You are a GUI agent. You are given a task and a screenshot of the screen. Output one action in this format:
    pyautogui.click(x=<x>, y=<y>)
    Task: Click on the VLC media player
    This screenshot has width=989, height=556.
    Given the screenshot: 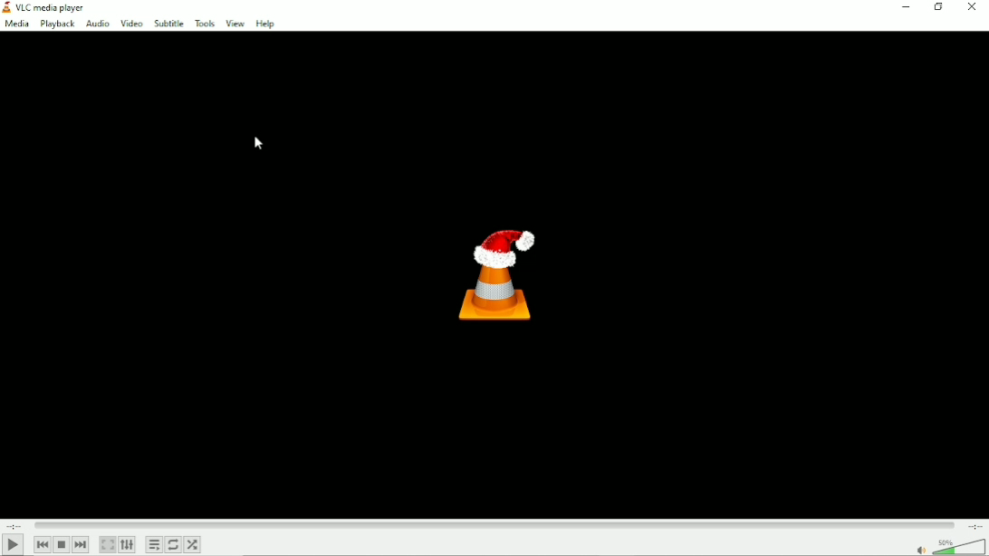 What is the action you would take?
    pyautogui.click(x=55, y=6)
    